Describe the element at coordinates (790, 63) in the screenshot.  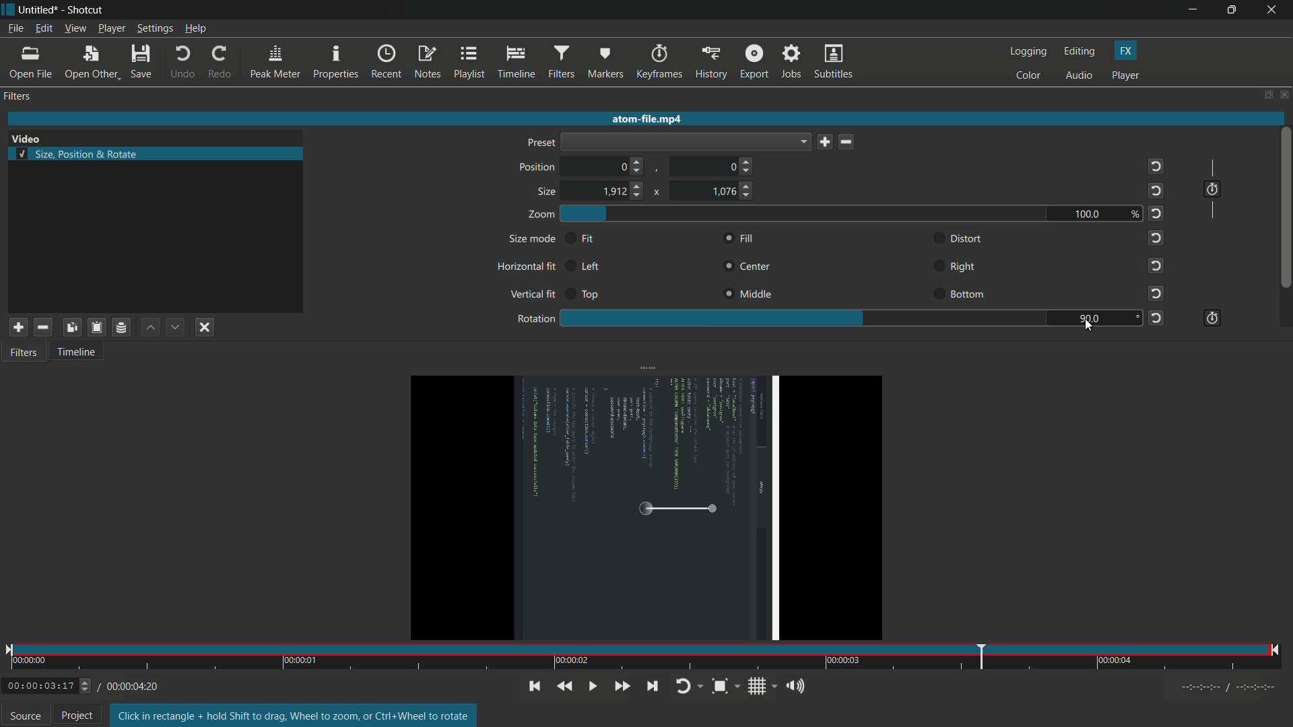
I see `jobs` at that location.